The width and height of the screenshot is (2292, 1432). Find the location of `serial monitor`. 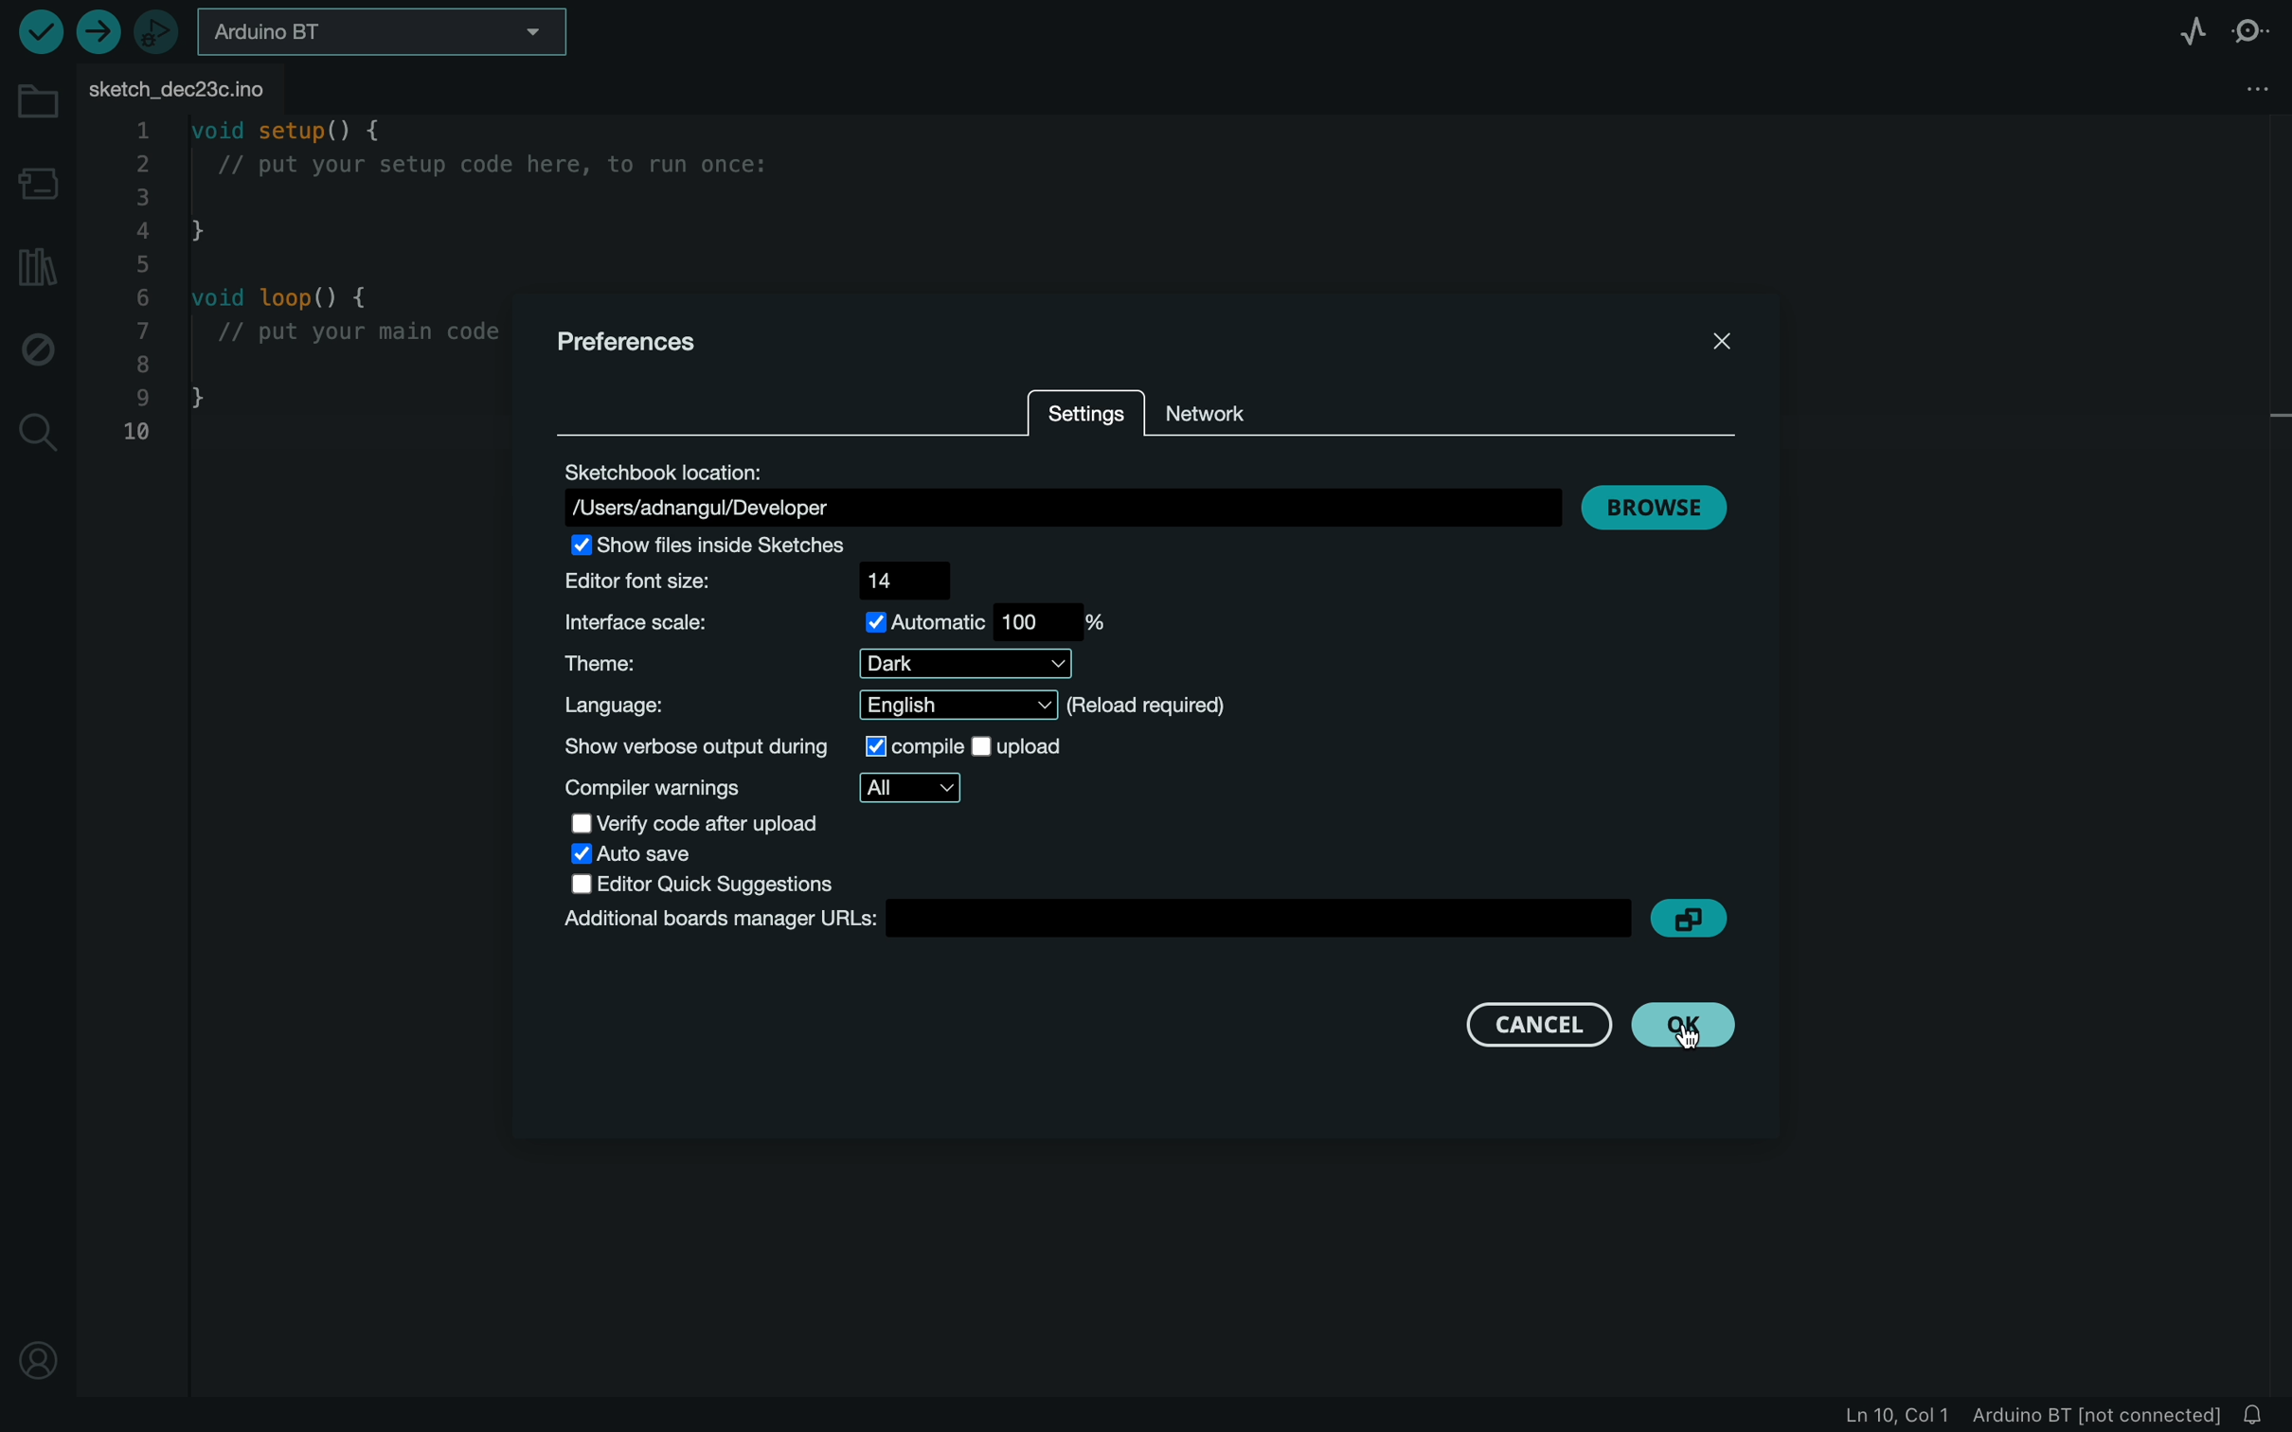

serial monitor is located at coordinates (2249, 34).